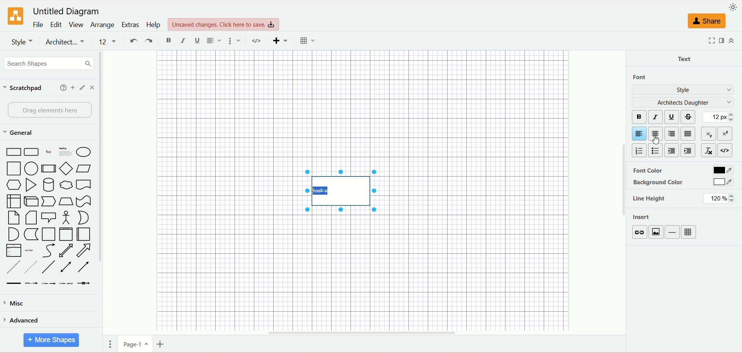 This screenshot has width=742, height=353. What do you see at coordinates (183, 41) in the screenshot?
I see `Italic` at bounding box center [183, 41].